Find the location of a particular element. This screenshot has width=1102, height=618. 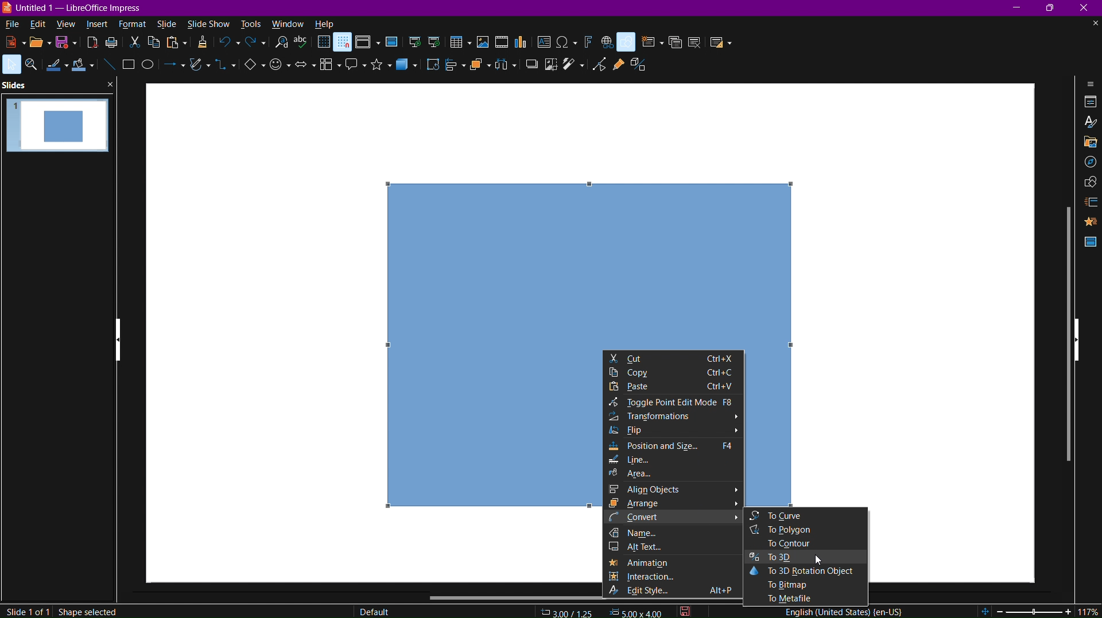

Flowchart is located at coordinates (327, 68).